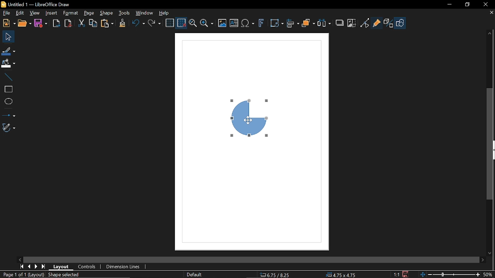 The width and height of the screenshot is (495, 278). I want to click on Controls, so click(87, 267).